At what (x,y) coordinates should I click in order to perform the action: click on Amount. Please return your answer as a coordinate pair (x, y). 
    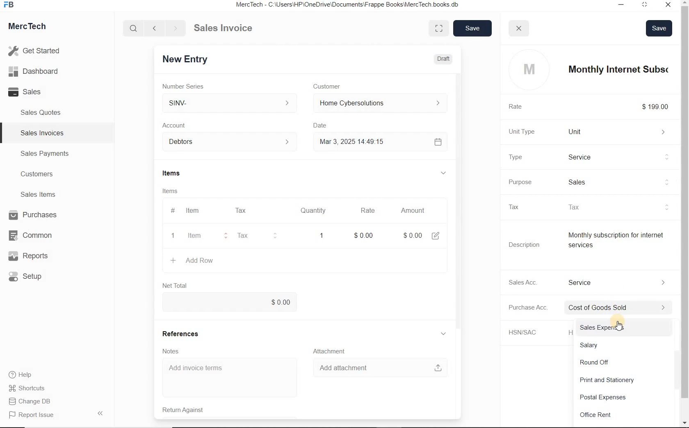
    Looking at the image, I should click on (415, 210).